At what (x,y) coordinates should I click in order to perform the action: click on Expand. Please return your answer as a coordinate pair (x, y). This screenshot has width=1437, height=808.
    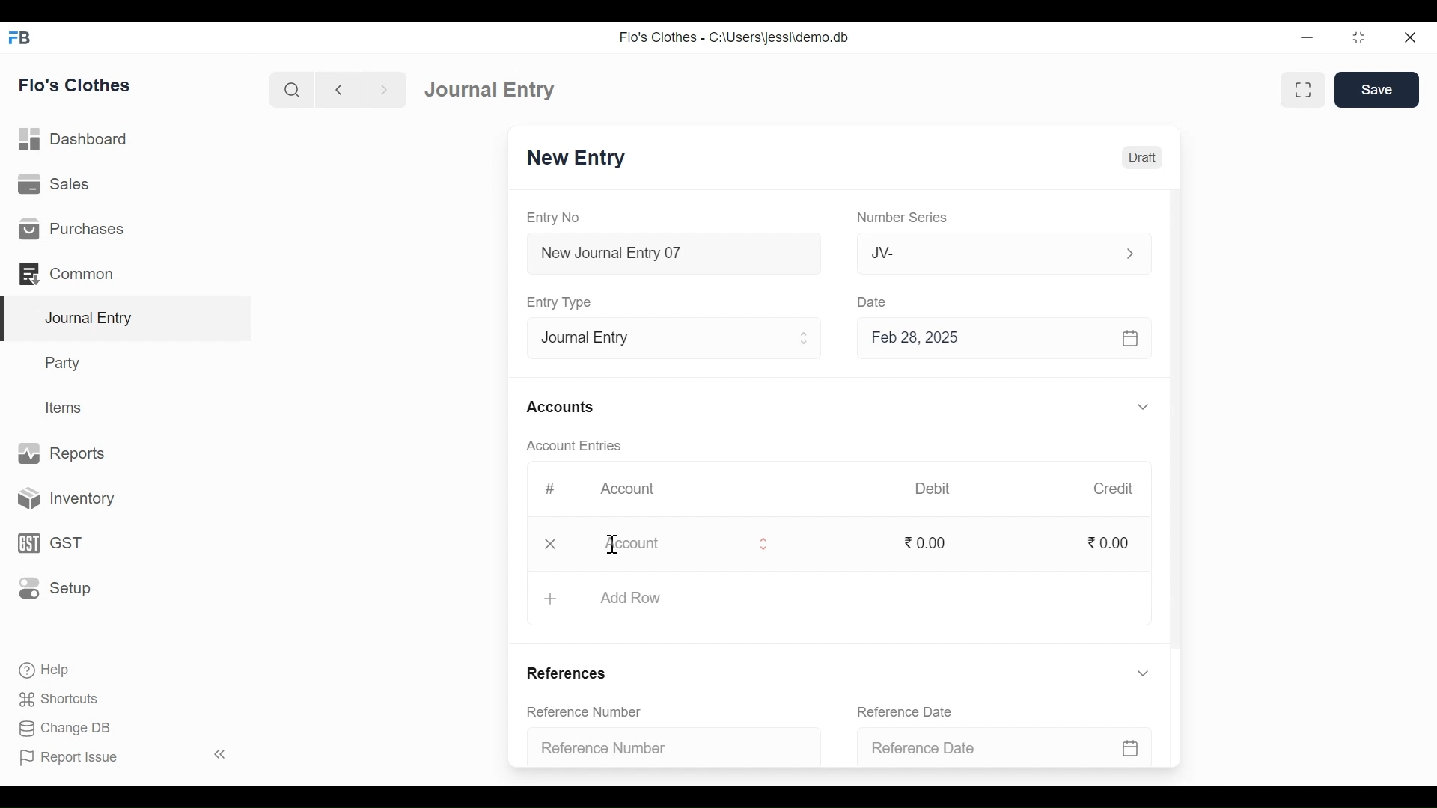
    Looking at the image, I should click on (1144, 673).